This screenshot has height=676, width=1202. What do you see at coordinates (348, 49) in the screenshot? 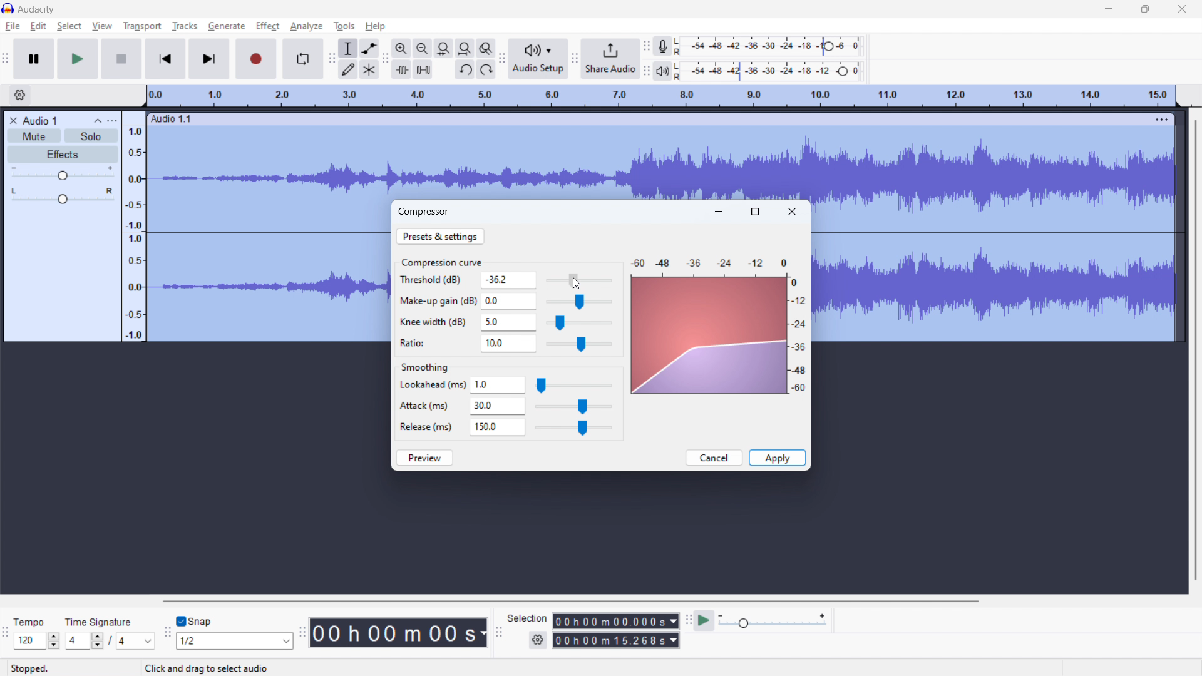
I see `selection tool` at bounding box center [348, 49].